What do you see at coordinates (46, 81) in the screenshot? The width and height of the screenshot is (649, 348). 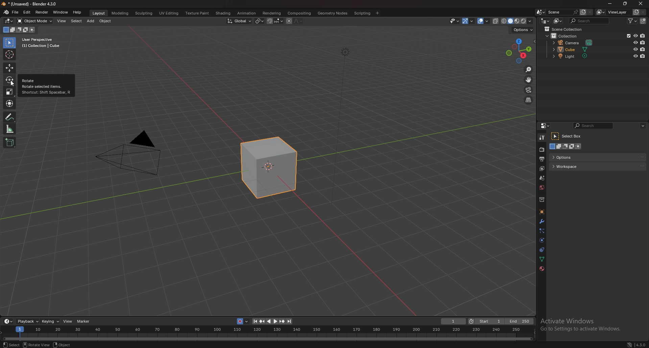 I see `Rotate` at bounding box center [46, 81].